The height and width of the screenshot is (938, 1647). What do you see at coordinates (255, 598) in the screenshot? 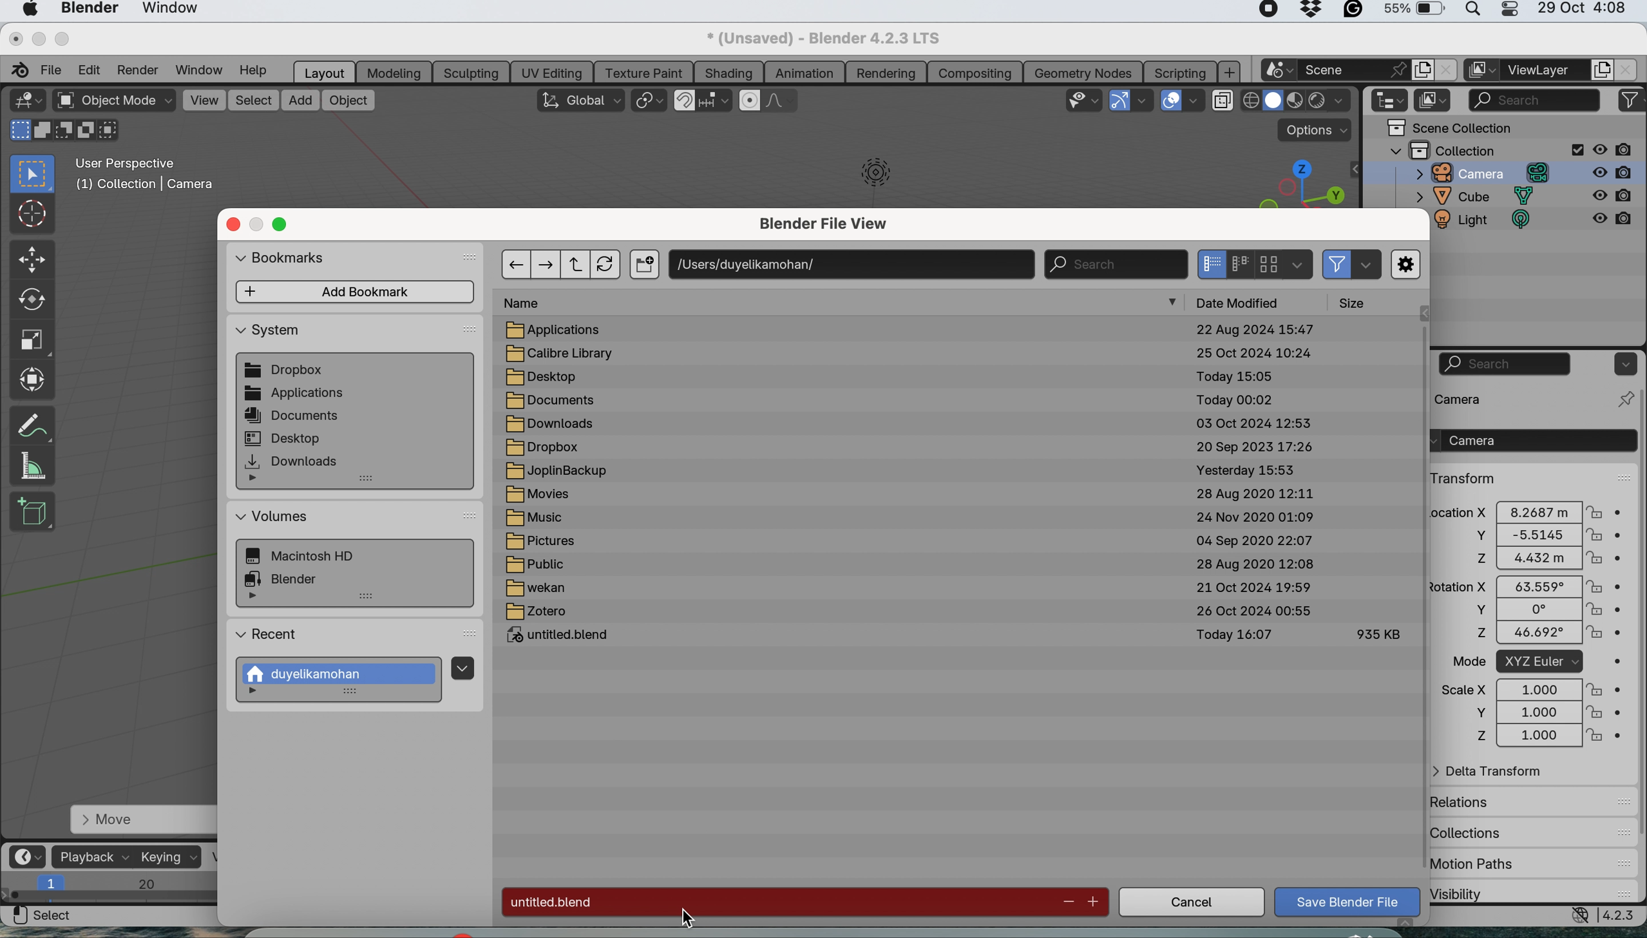
I see `more` at bounding box center [255, 598].